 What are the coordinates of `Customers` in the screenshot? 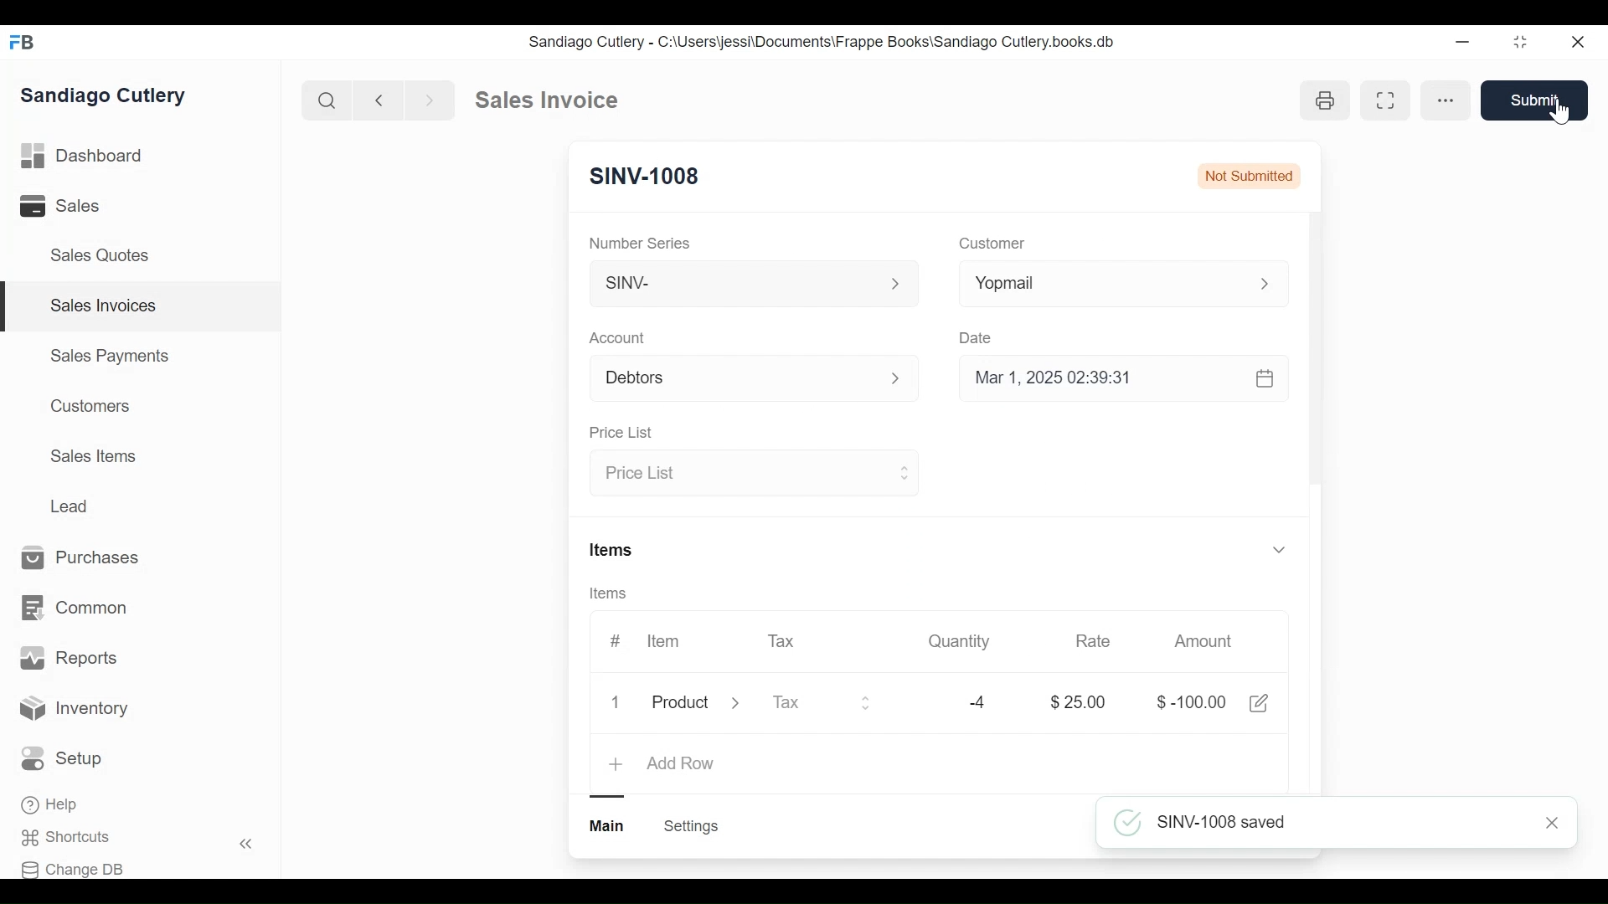 It's located at (92, 405).